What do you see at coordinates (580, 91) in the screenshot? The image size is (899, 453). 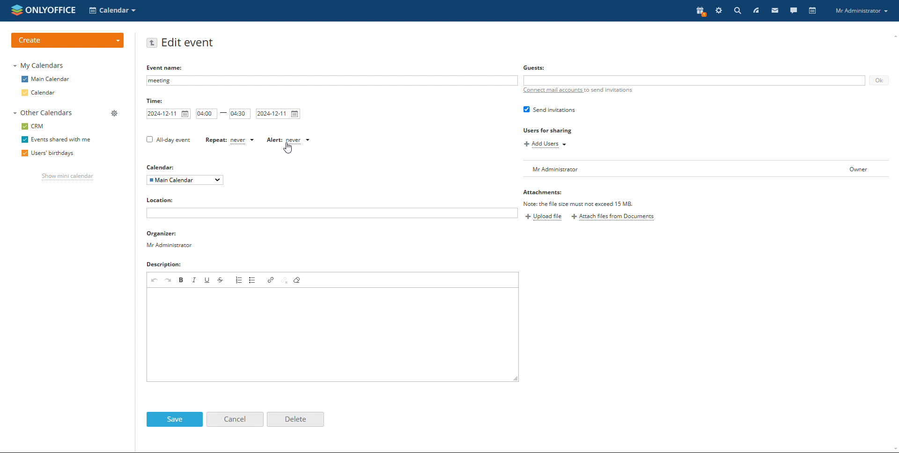 I see `connect mail accounts` at bounding box center [580, 91].